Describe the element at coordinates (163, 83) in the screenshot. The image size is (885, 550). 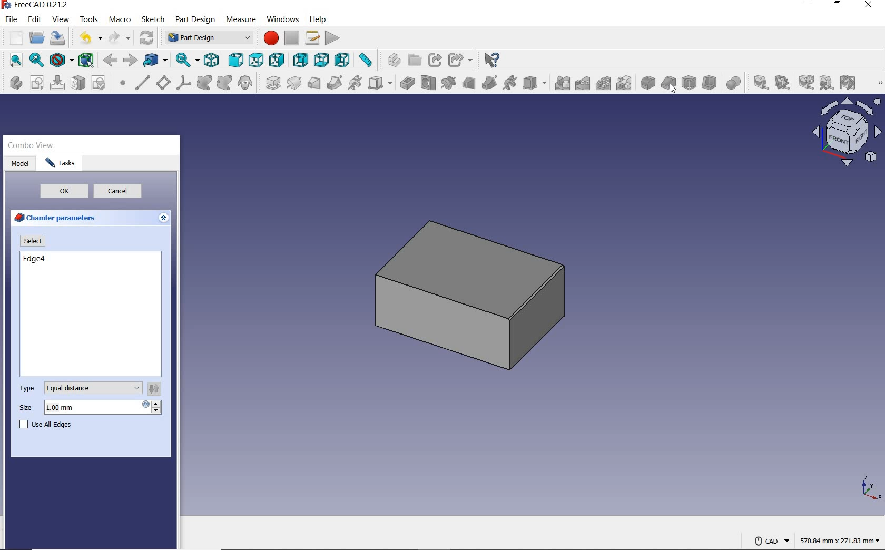
I see `create a datum plane` at that location.